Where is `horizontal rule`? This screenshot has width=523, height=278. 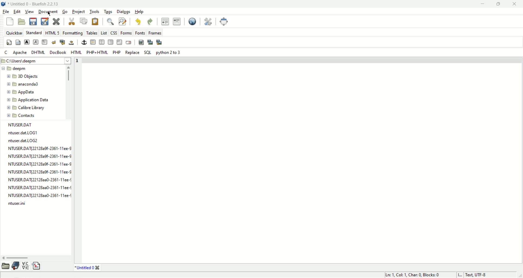 horizontal rule is located at coordinates (93, 43).